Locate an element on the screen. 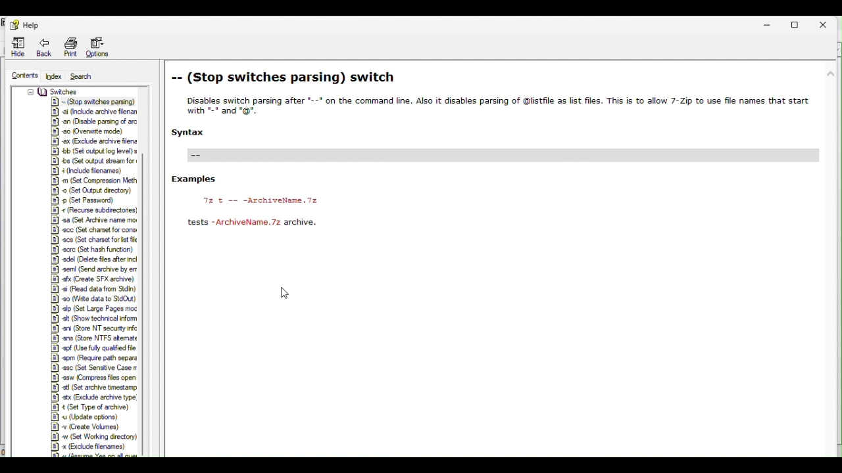  Stop switches is located at coordinates (499, 165).